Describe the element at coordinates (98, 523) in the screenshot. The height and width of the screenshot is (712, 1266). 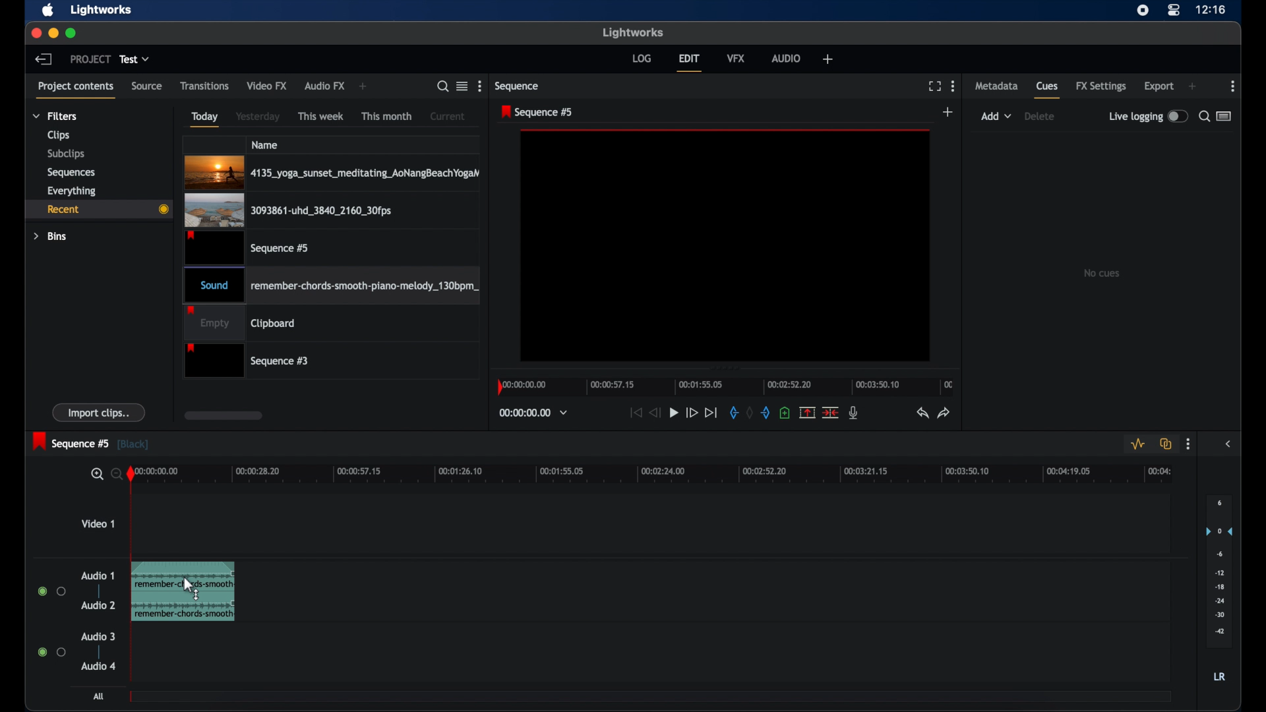
I see `video 1` at that location.